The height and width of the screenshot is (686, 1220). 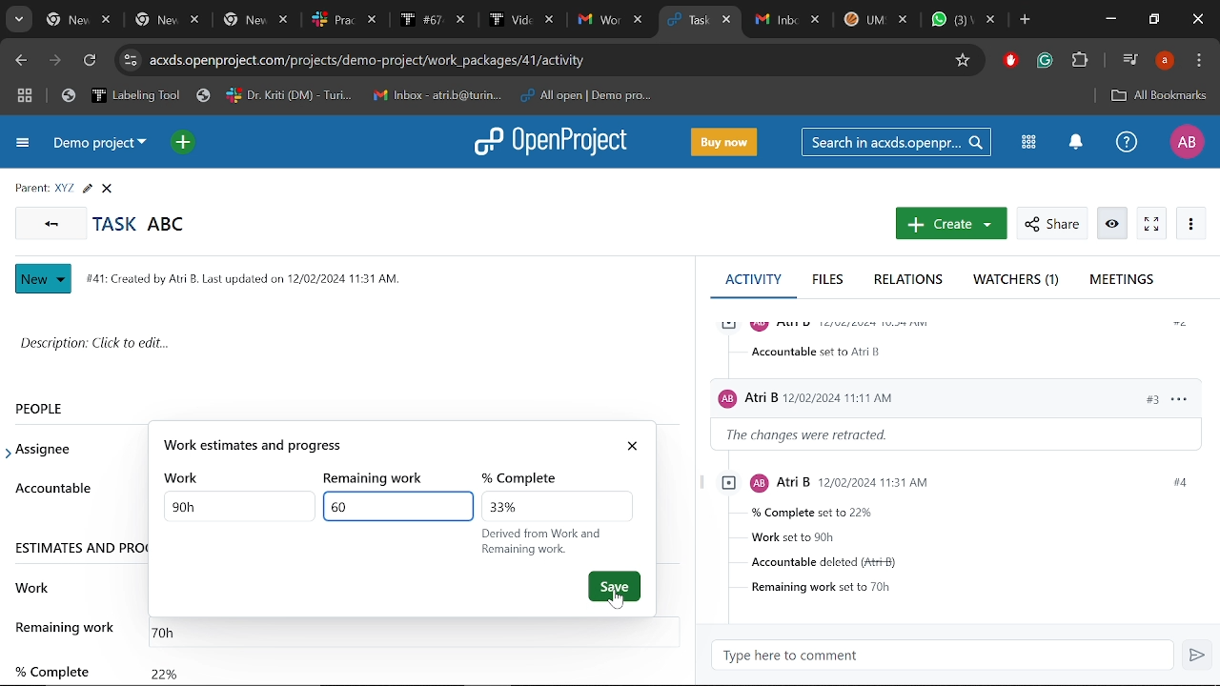 What do you see at coordinates (526, 479) in the screenshot?
I see `% complete` at bounding box center [526, 479].